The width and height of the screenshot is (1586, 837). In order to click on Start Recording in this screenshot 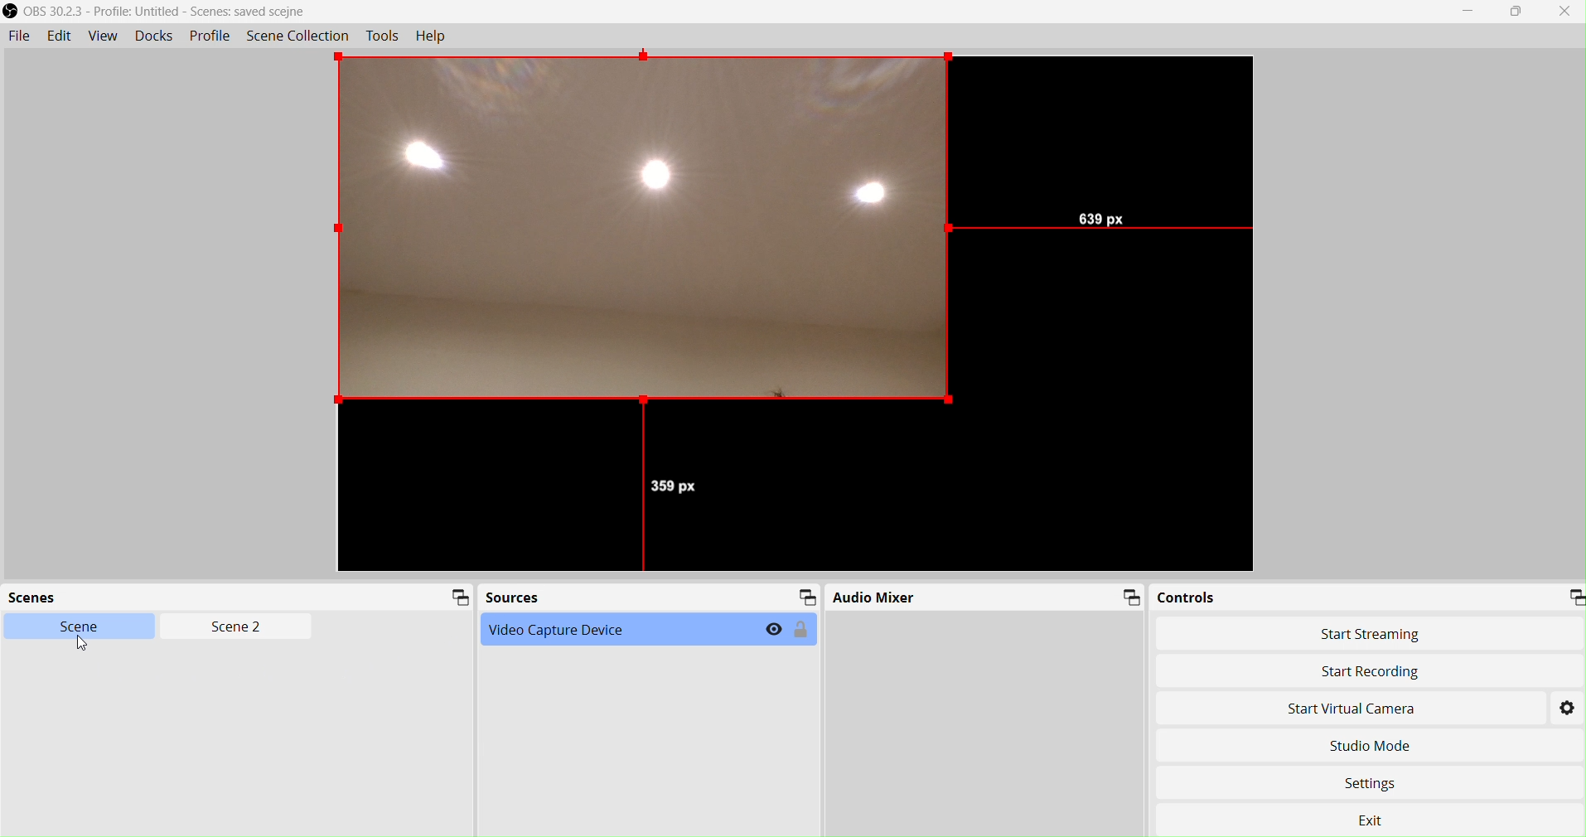, I will do `click(1371, 672)`.